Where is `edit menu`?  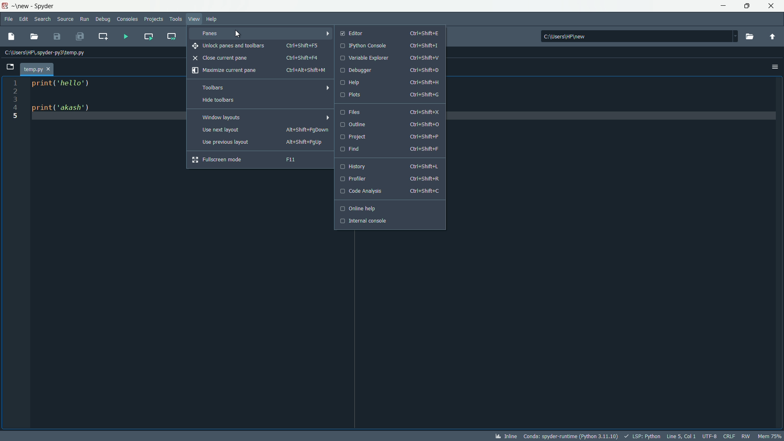
edit menu is located at coordinates (24, 20).